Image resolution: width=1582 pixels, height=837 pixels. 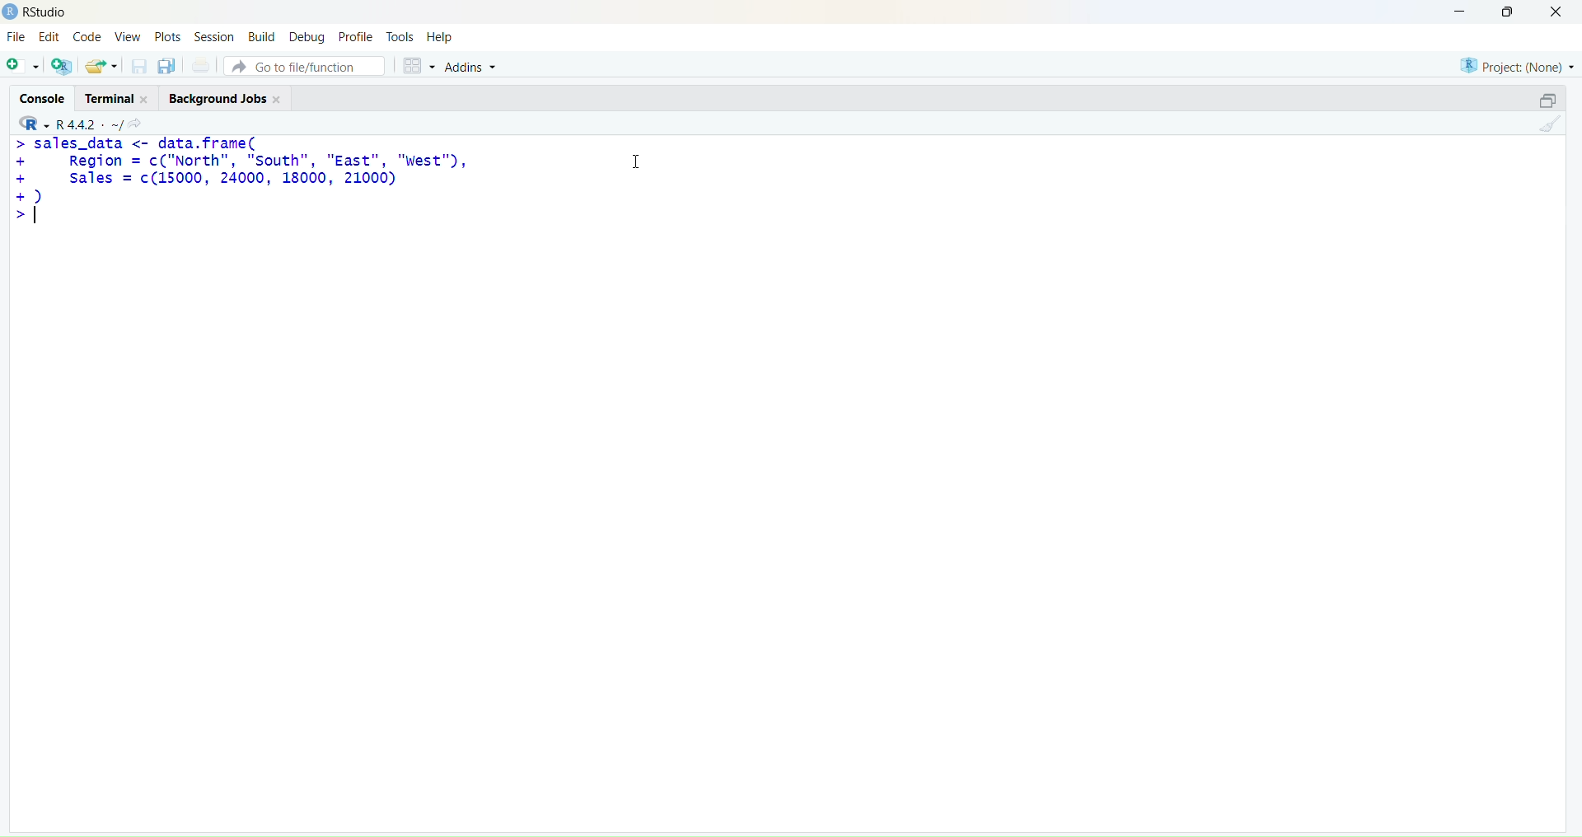 I want to click on Help, so click(x=442, y=38).